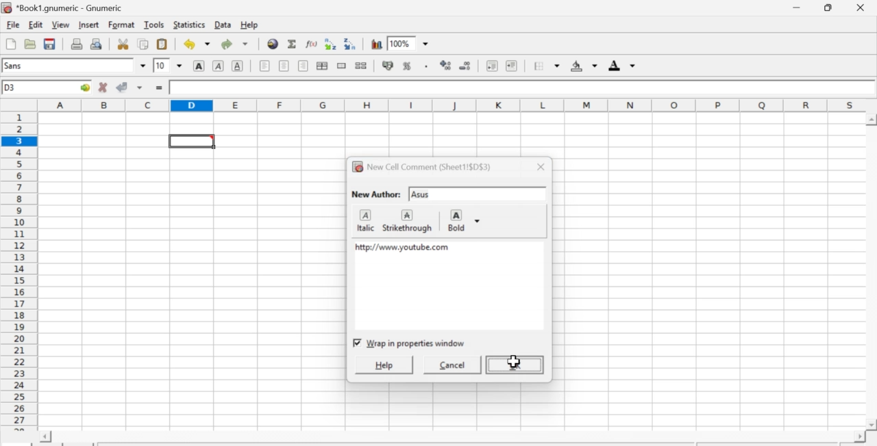 This screenshot has height=446, width=877. Describe the element at coordinates (446, 65) in the screenshot. I see `Increase number of decimals` at that location.